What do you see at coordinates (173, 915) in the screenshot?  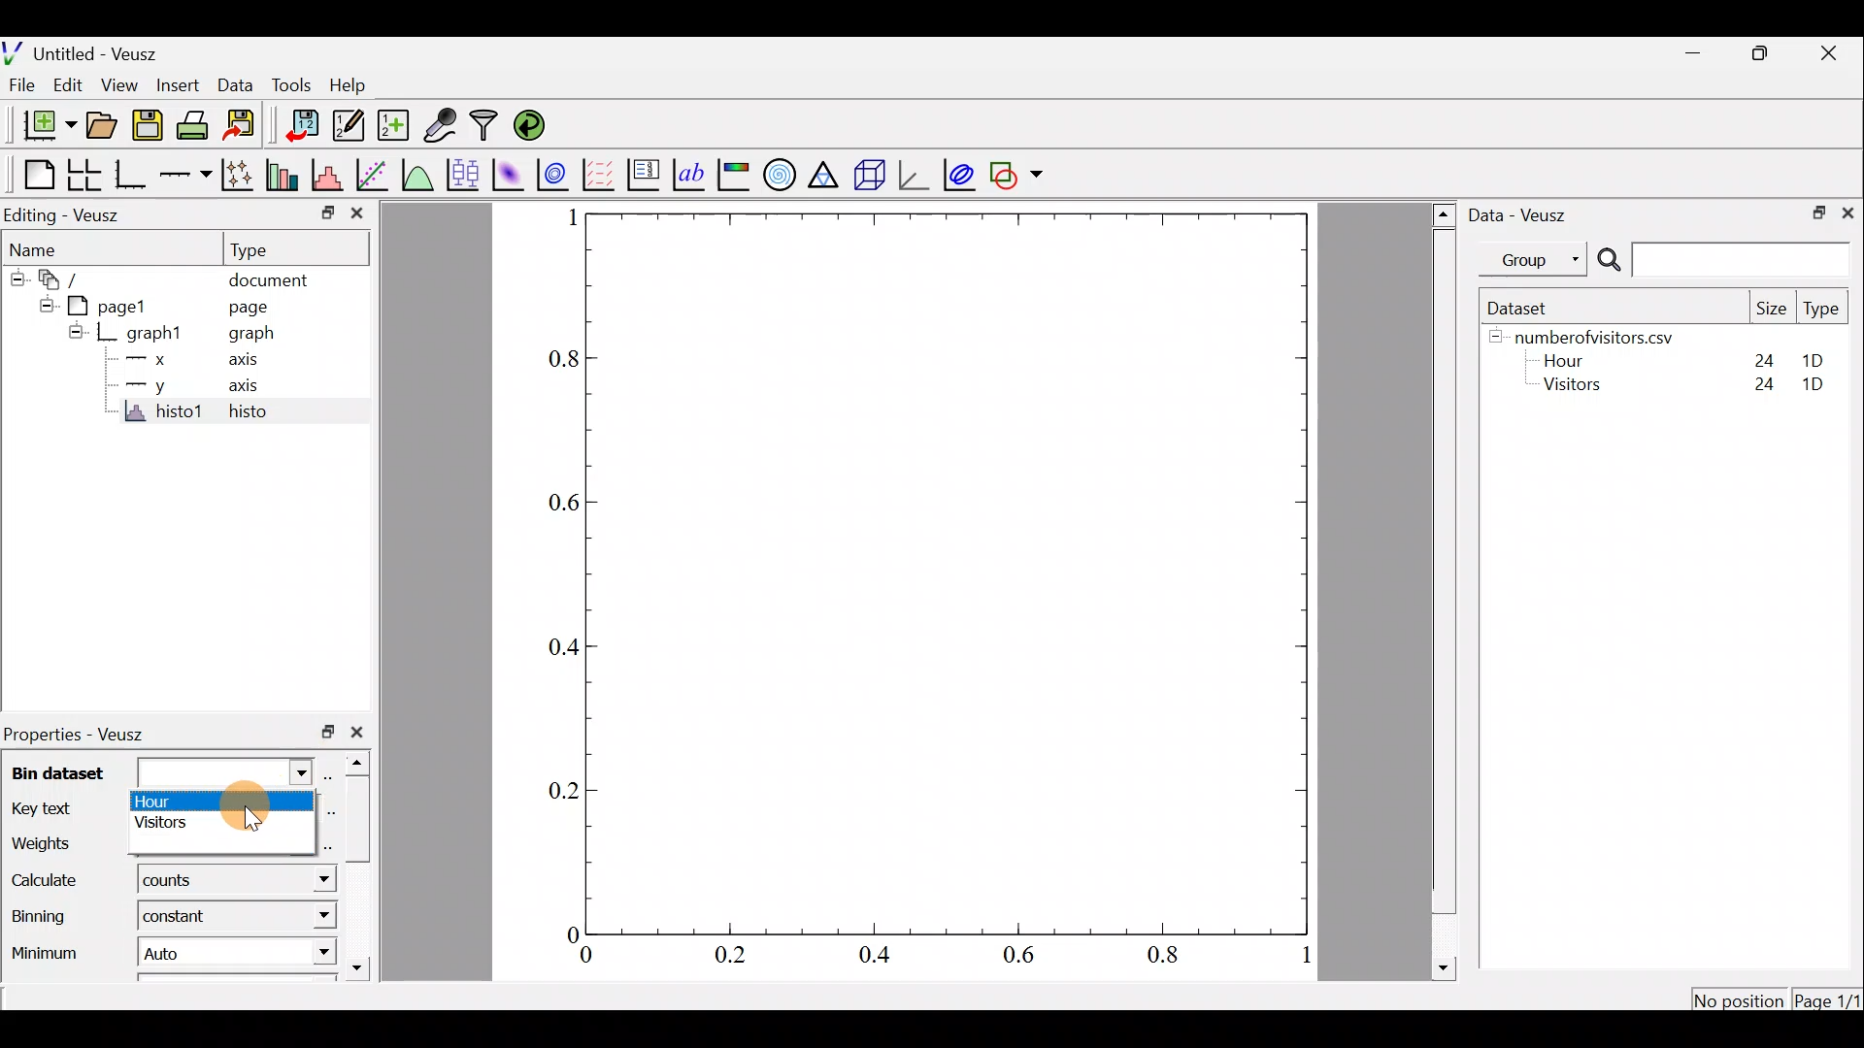 I see `constant` at bounding box center [173, 915].